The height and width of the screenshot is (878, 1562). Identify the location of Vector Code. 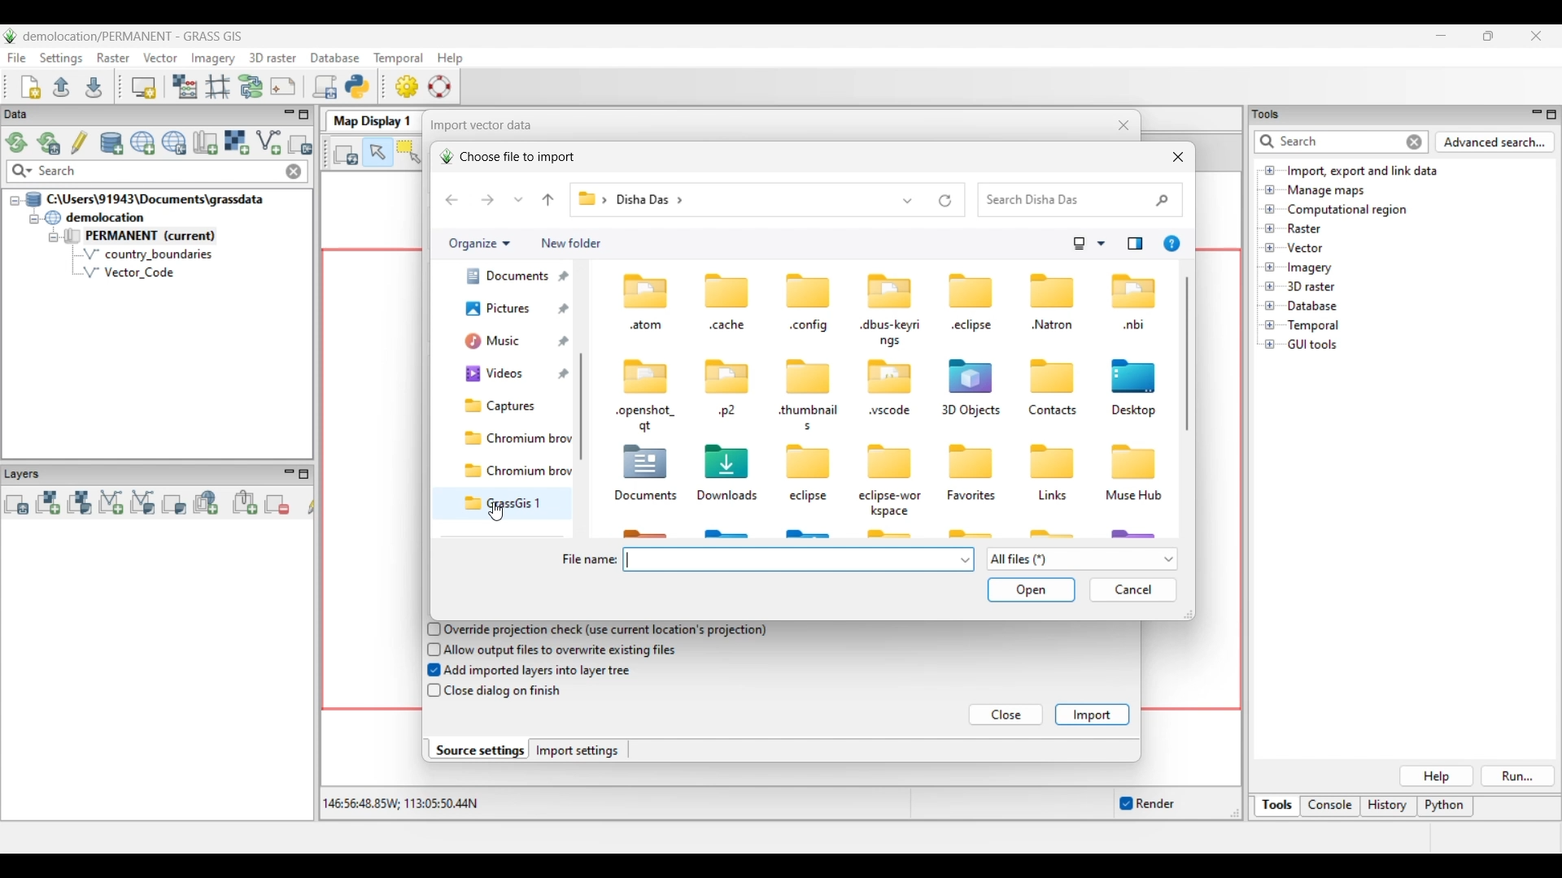
(137, 272).